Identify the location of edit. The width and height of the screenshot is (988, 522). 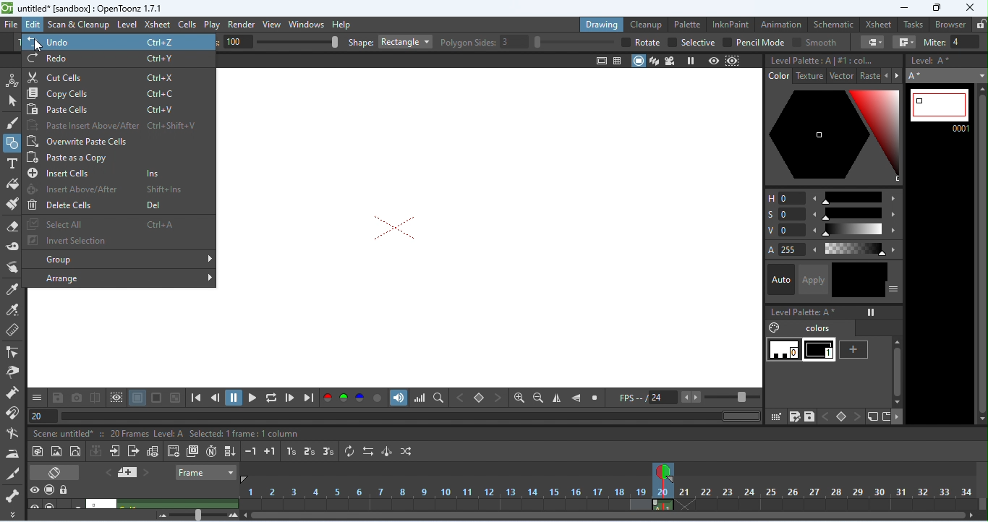
(32, 25).